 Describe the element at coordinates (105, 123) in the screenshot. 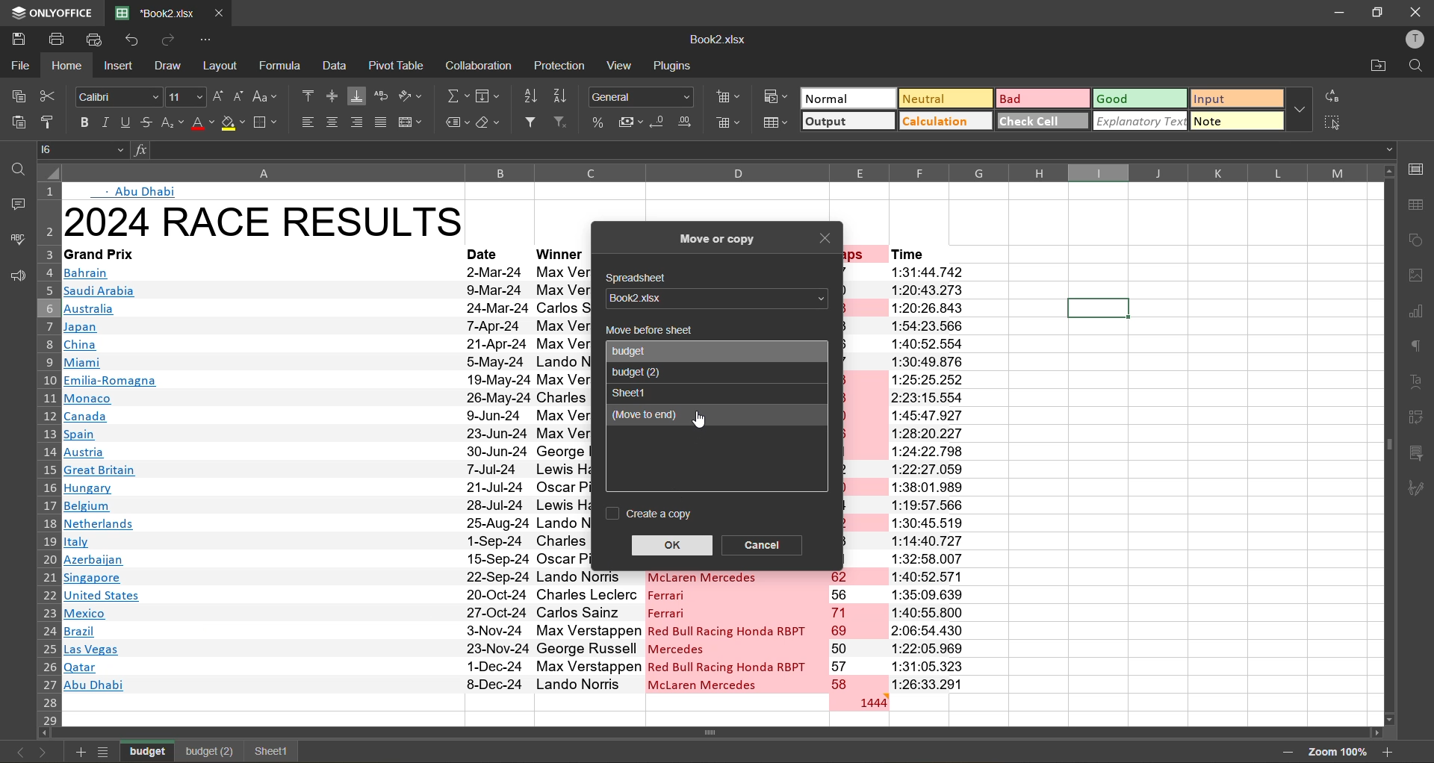

I see `italic` at that location.